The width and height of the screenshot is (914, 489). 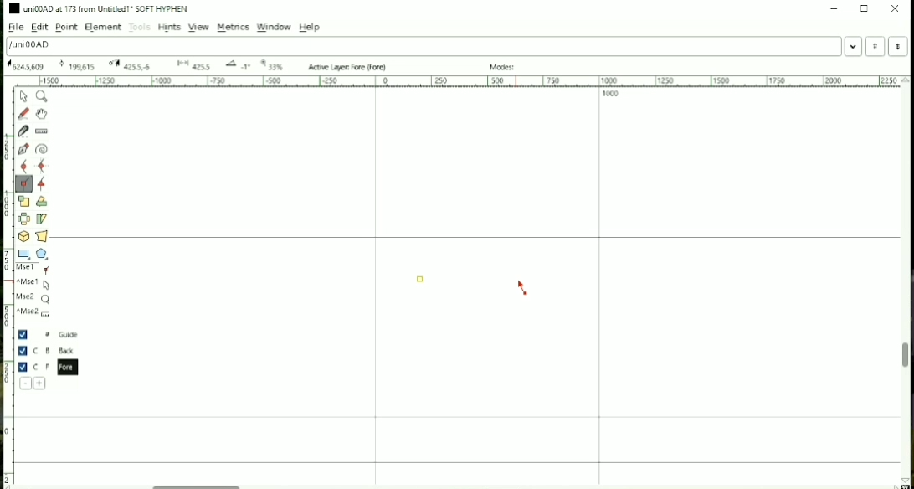 I want to click on 173 Oxad U+00AD "uni00AD" SOFT HYPHEN, so click(x=77, y=65).